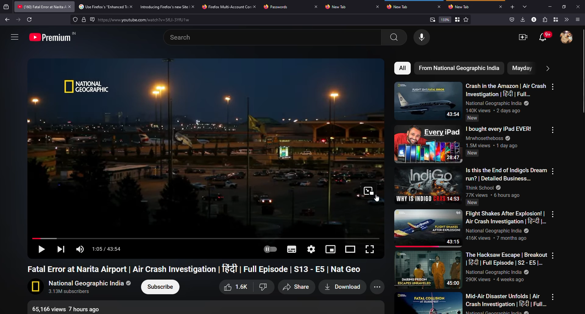 The height and width of the screenshot is (314, 585). I want to click on tab, so click(339, 7).